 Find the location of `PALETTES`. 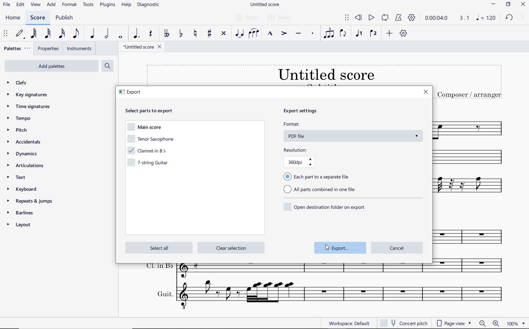

PALETTES is located at coordinates (17, 49).